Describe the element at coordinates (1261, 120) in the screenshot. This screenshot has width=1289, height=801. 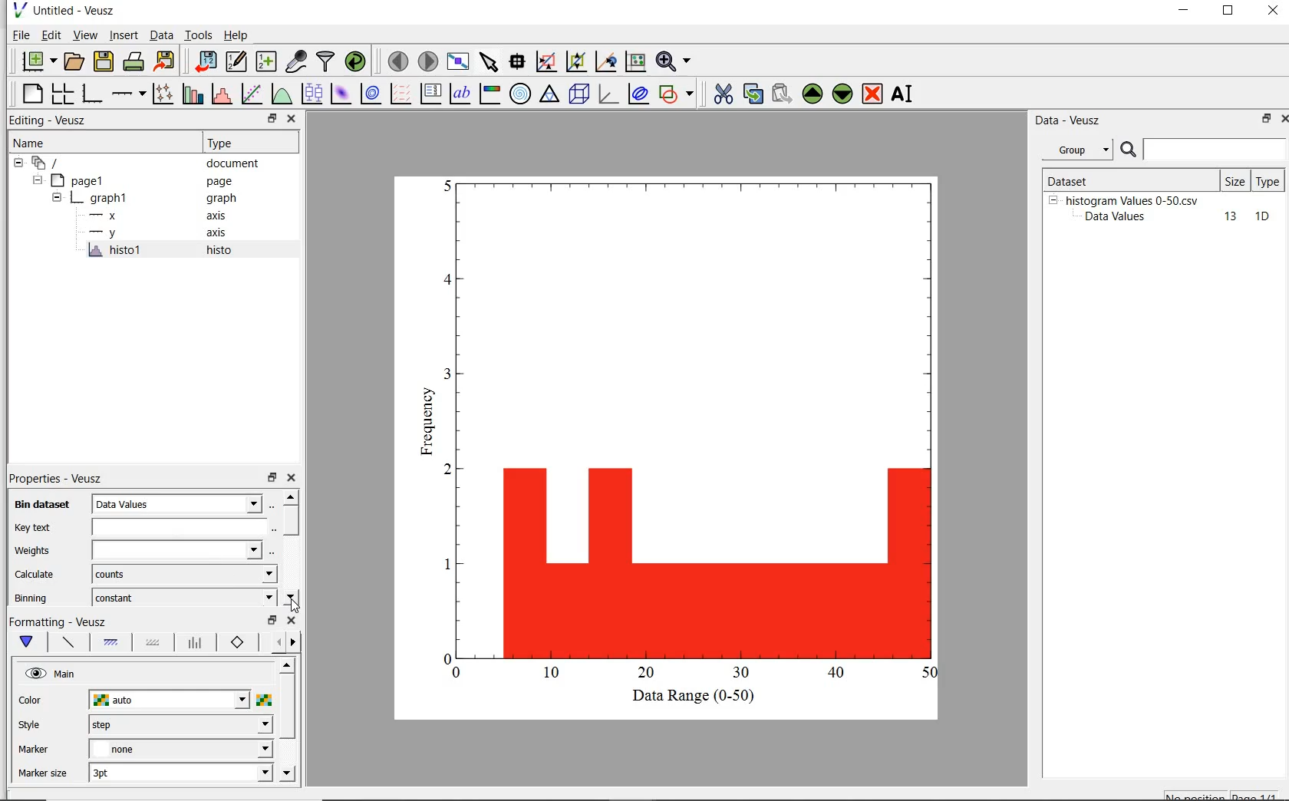
I see `restore down` at that location.